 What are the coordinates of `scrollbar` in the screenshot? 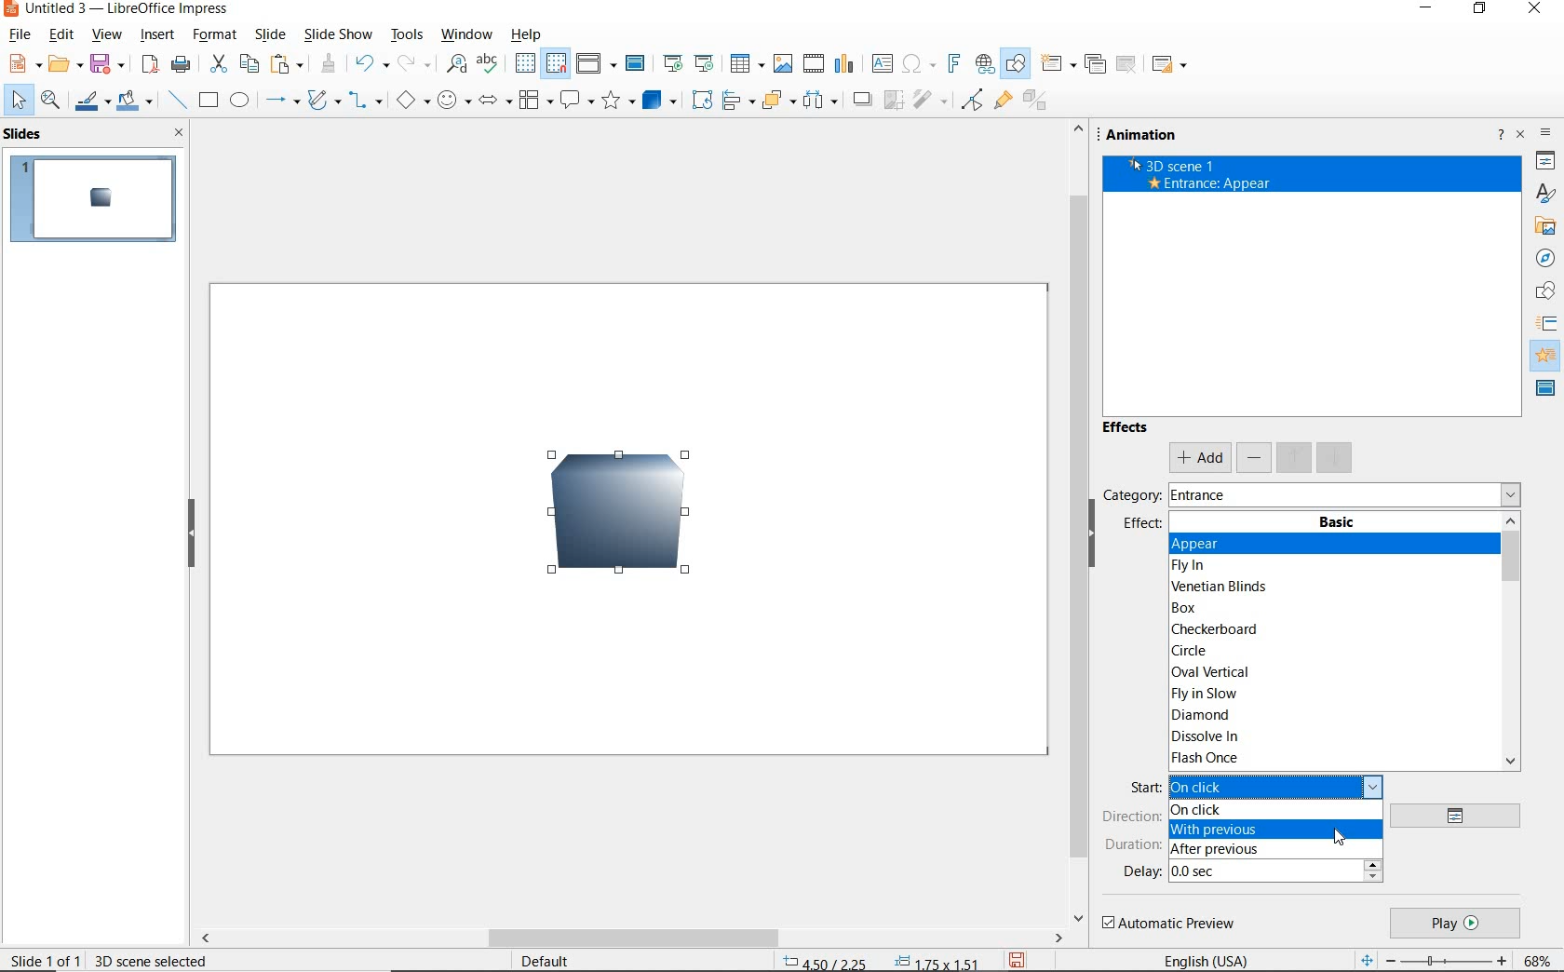 It's located at (631, 939).